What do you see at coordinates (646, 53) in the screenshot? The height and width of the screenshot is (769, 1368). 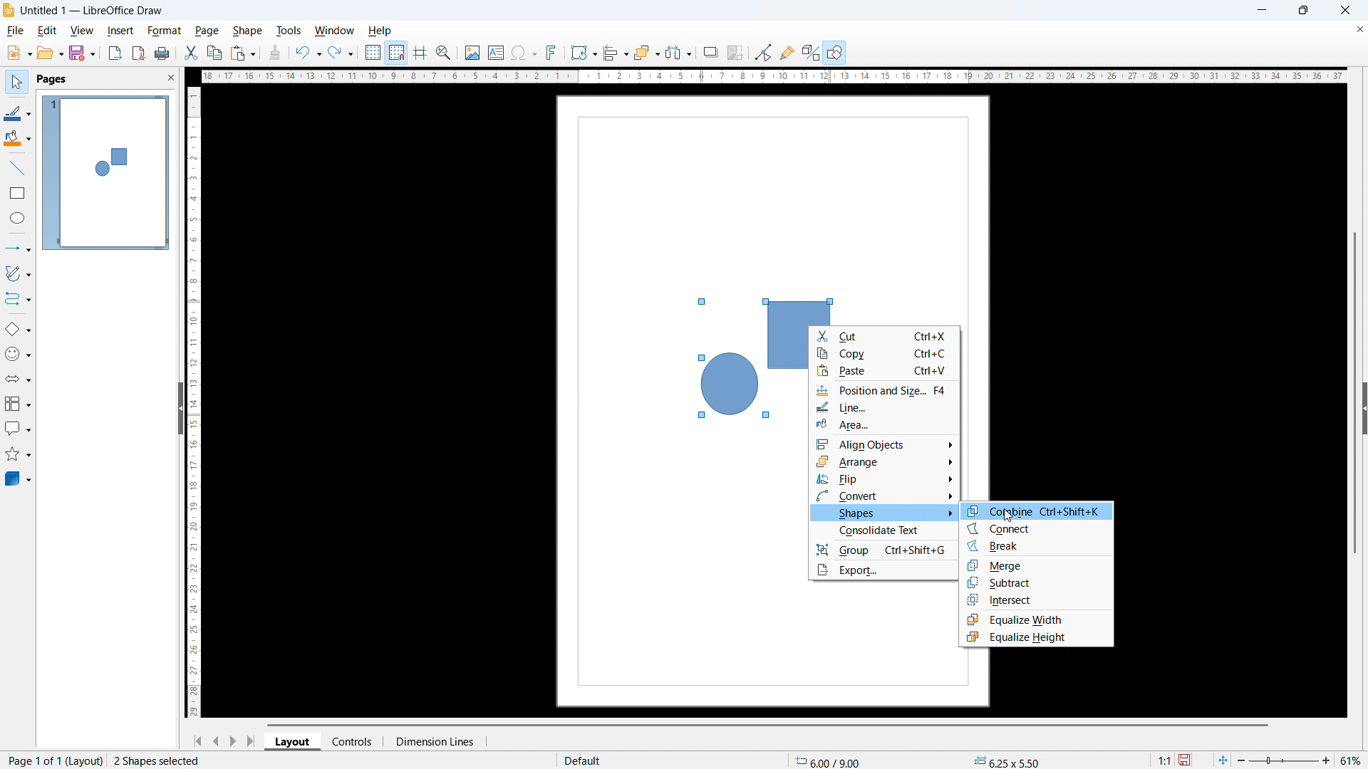 I see `arrange` at bounding box center [646, 53].